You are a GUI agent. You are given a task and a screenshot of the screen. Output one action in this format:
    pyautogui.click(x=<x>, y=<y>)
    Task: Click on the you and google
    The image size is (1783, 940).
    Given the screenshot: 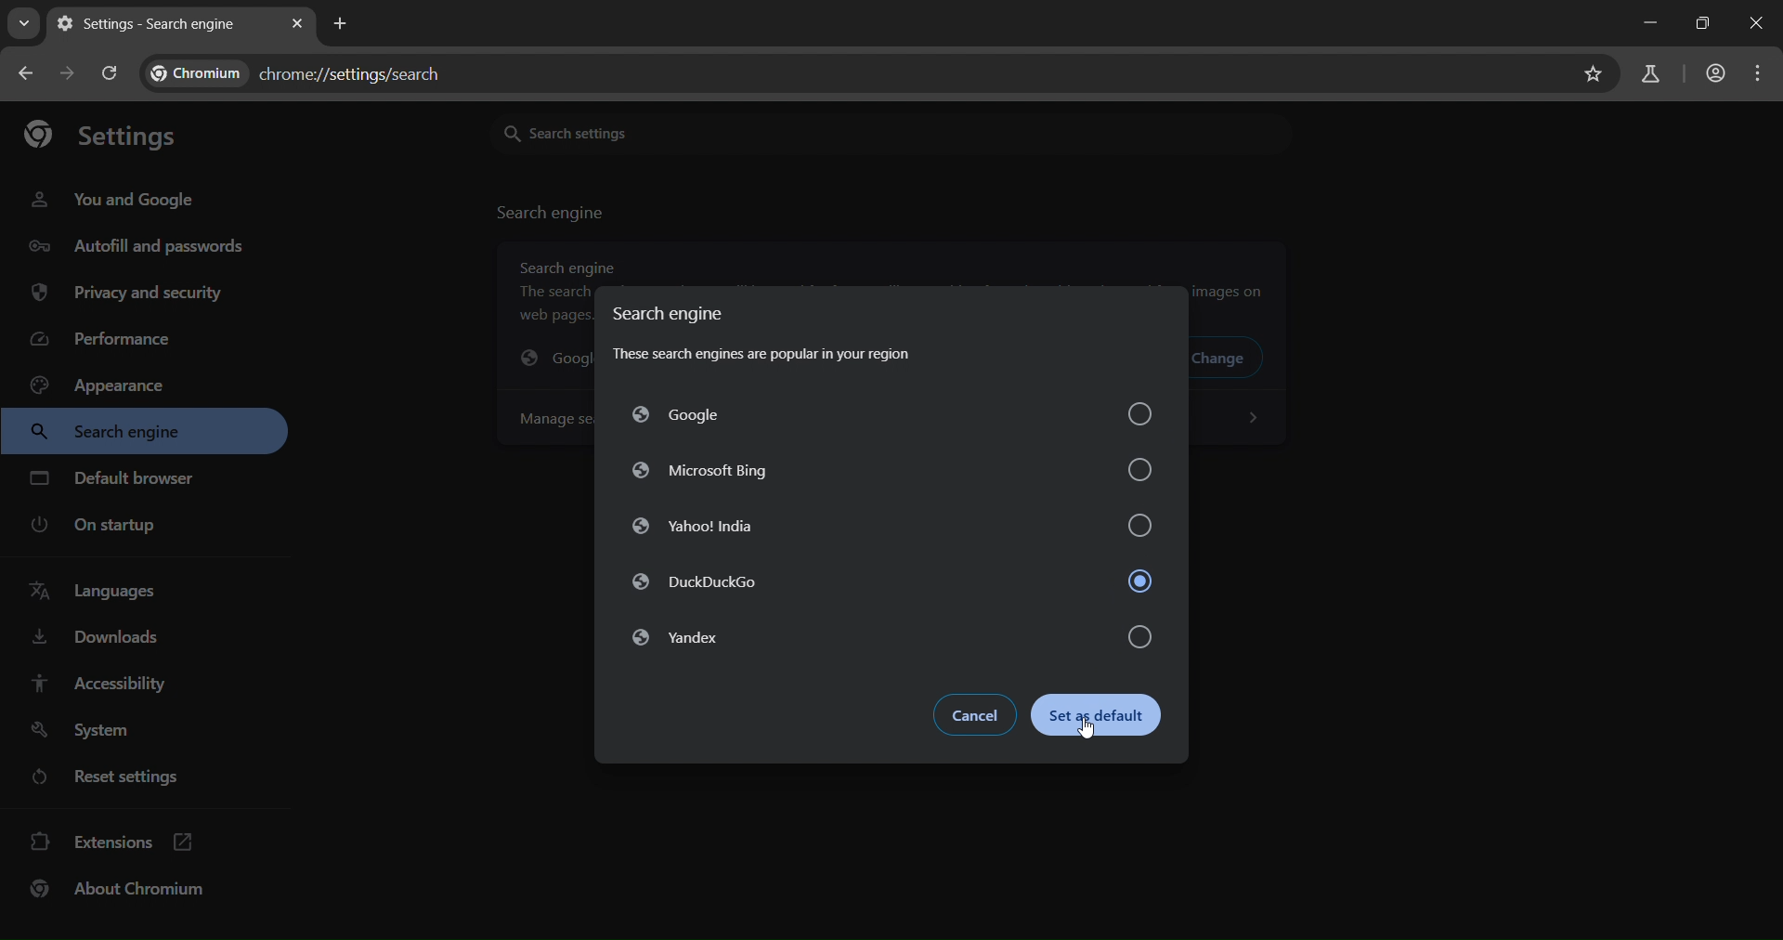 What is the action you would take?
    pyautogui.click(x=117, y=200)
    